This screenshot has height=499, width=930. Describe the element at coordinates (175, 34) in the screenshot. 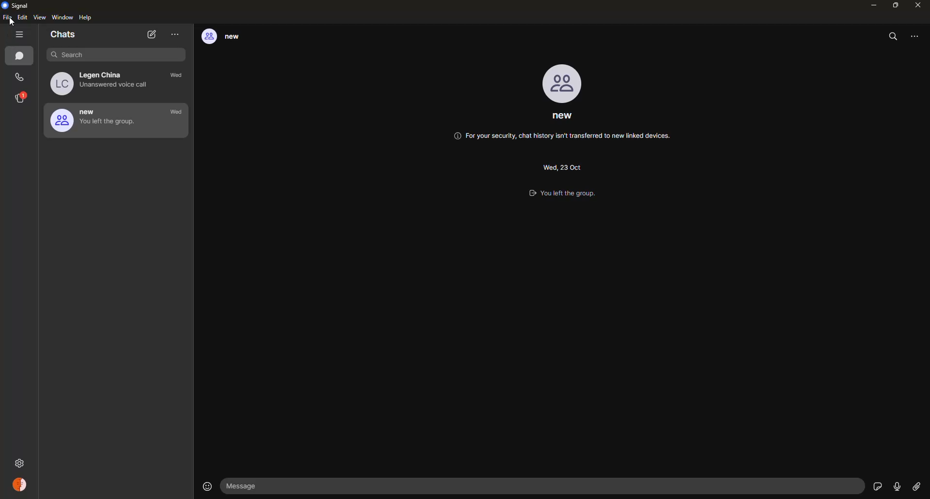

I see `more` at that location.